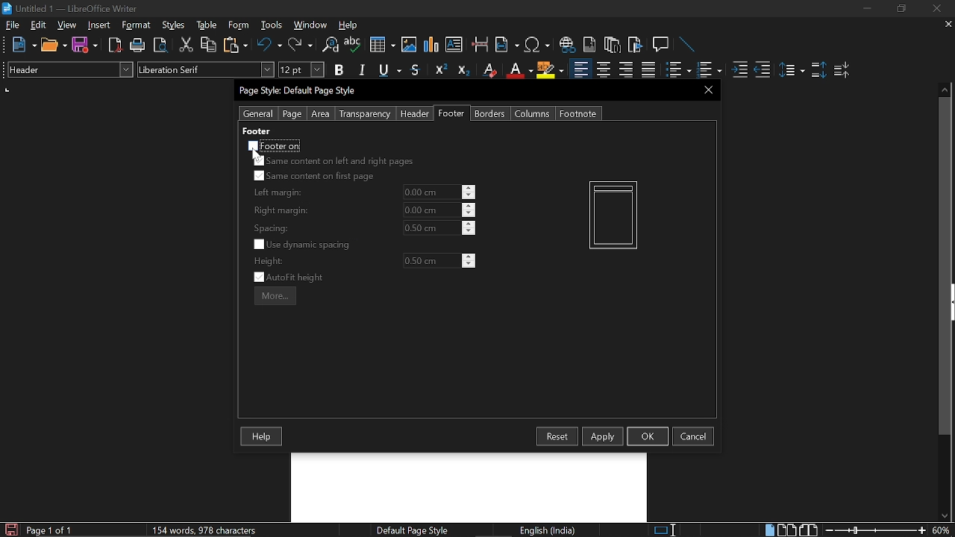 The width and height of the screenshot is (955, 537). What do you see at coordinates (867, 10) in the screenshot?
I see `Minimize` at bounding box center [867, 10].